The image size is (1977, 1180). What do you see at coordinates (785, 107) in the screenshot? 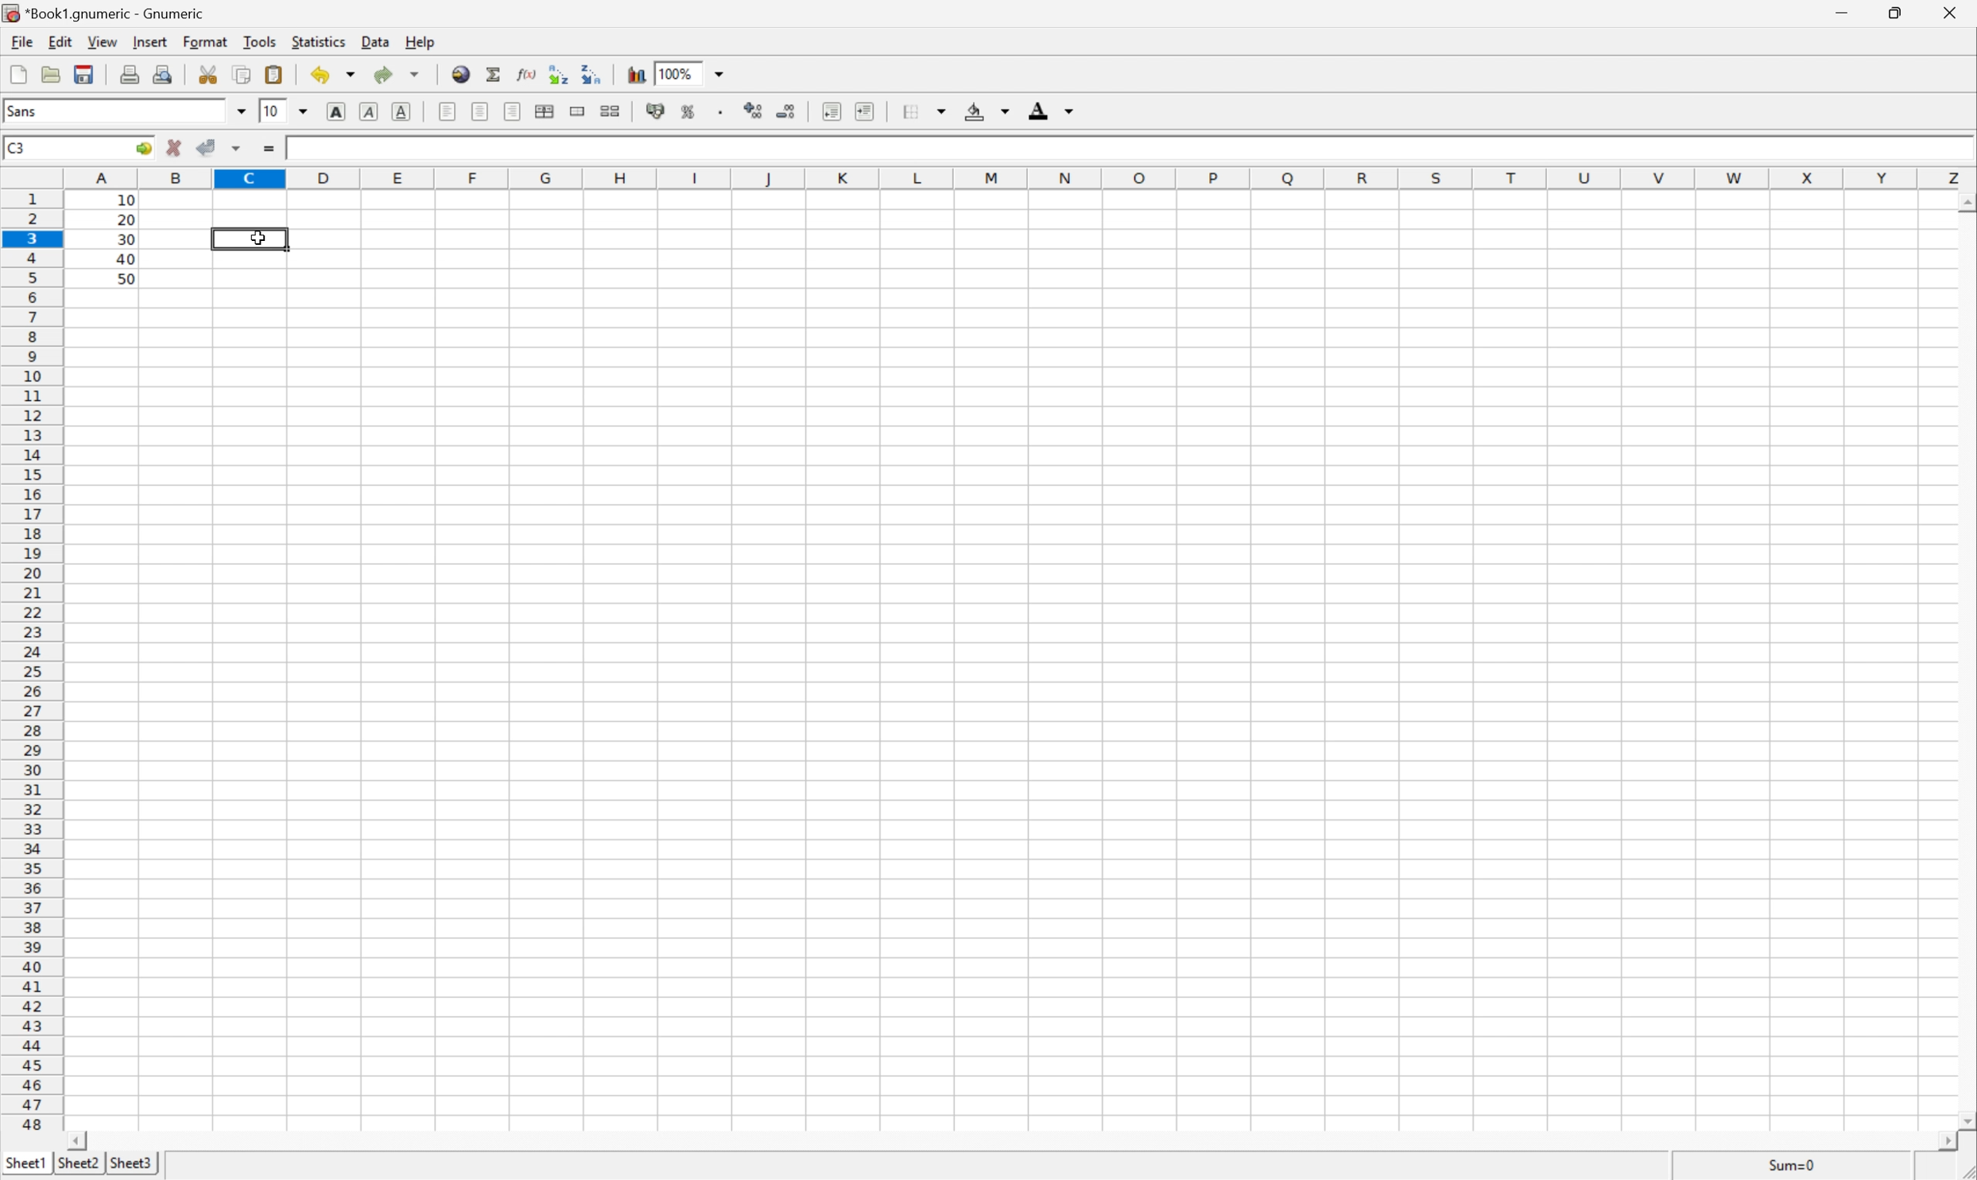
I see `Decrease the number of decimals displayed` at bounding box center [785, 107].